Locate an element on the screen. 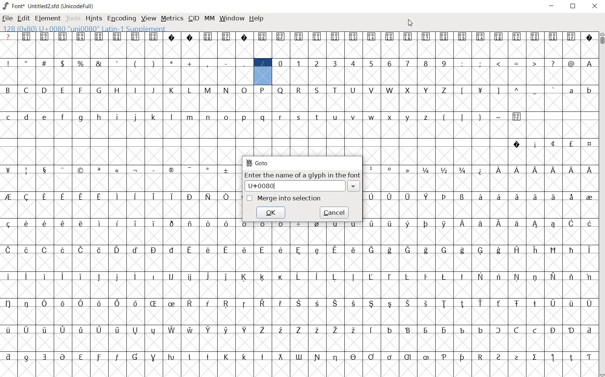  glyph is located at coordinates (118, 197).